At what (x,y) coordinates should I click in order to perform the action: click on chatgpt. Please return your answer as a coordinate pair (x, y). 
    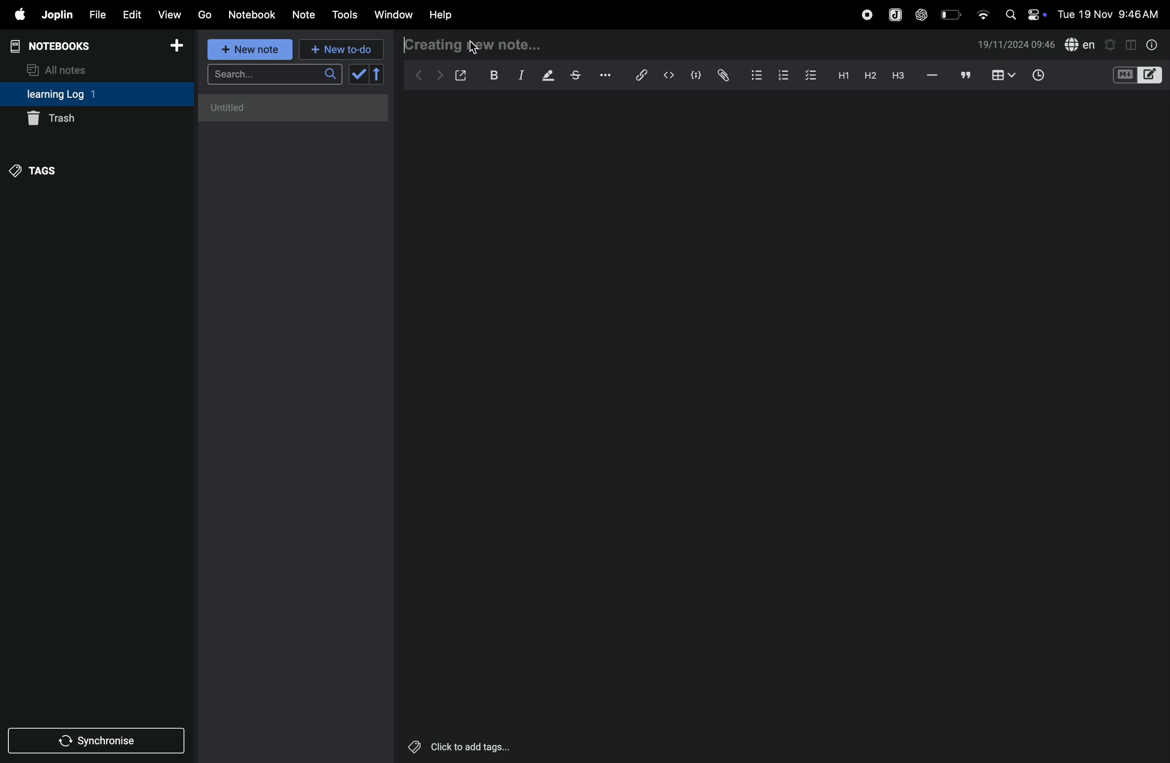
    Looking at the image, I should click on (922, 13).